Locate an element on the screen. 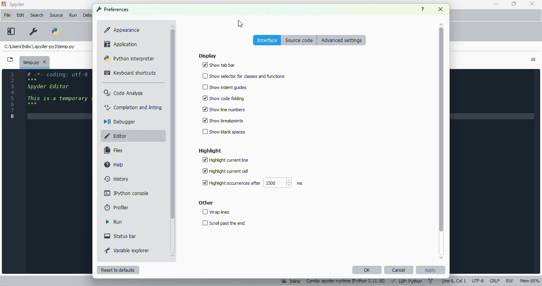  Apply is located at coordinates (431, 270).